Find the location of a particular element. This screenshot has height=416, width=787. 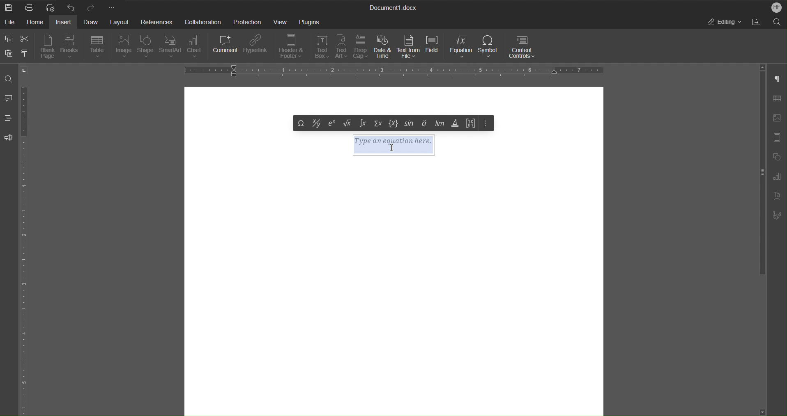

Text from File is located at coordinates (409, 47).